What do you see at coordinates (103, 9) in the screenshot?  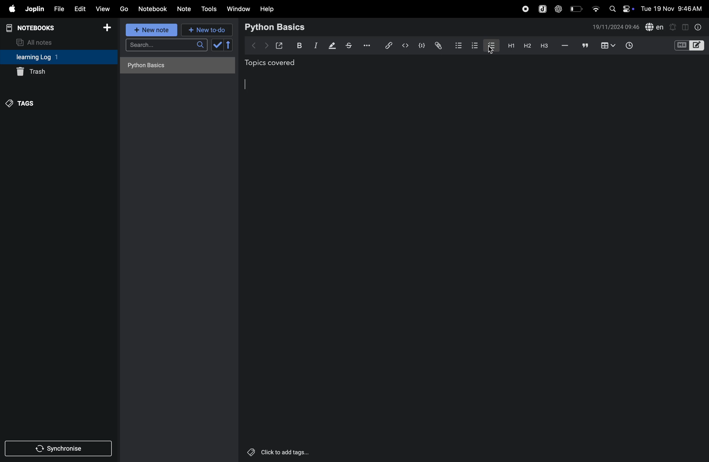 I see `view` at bounding box center [103, 9].